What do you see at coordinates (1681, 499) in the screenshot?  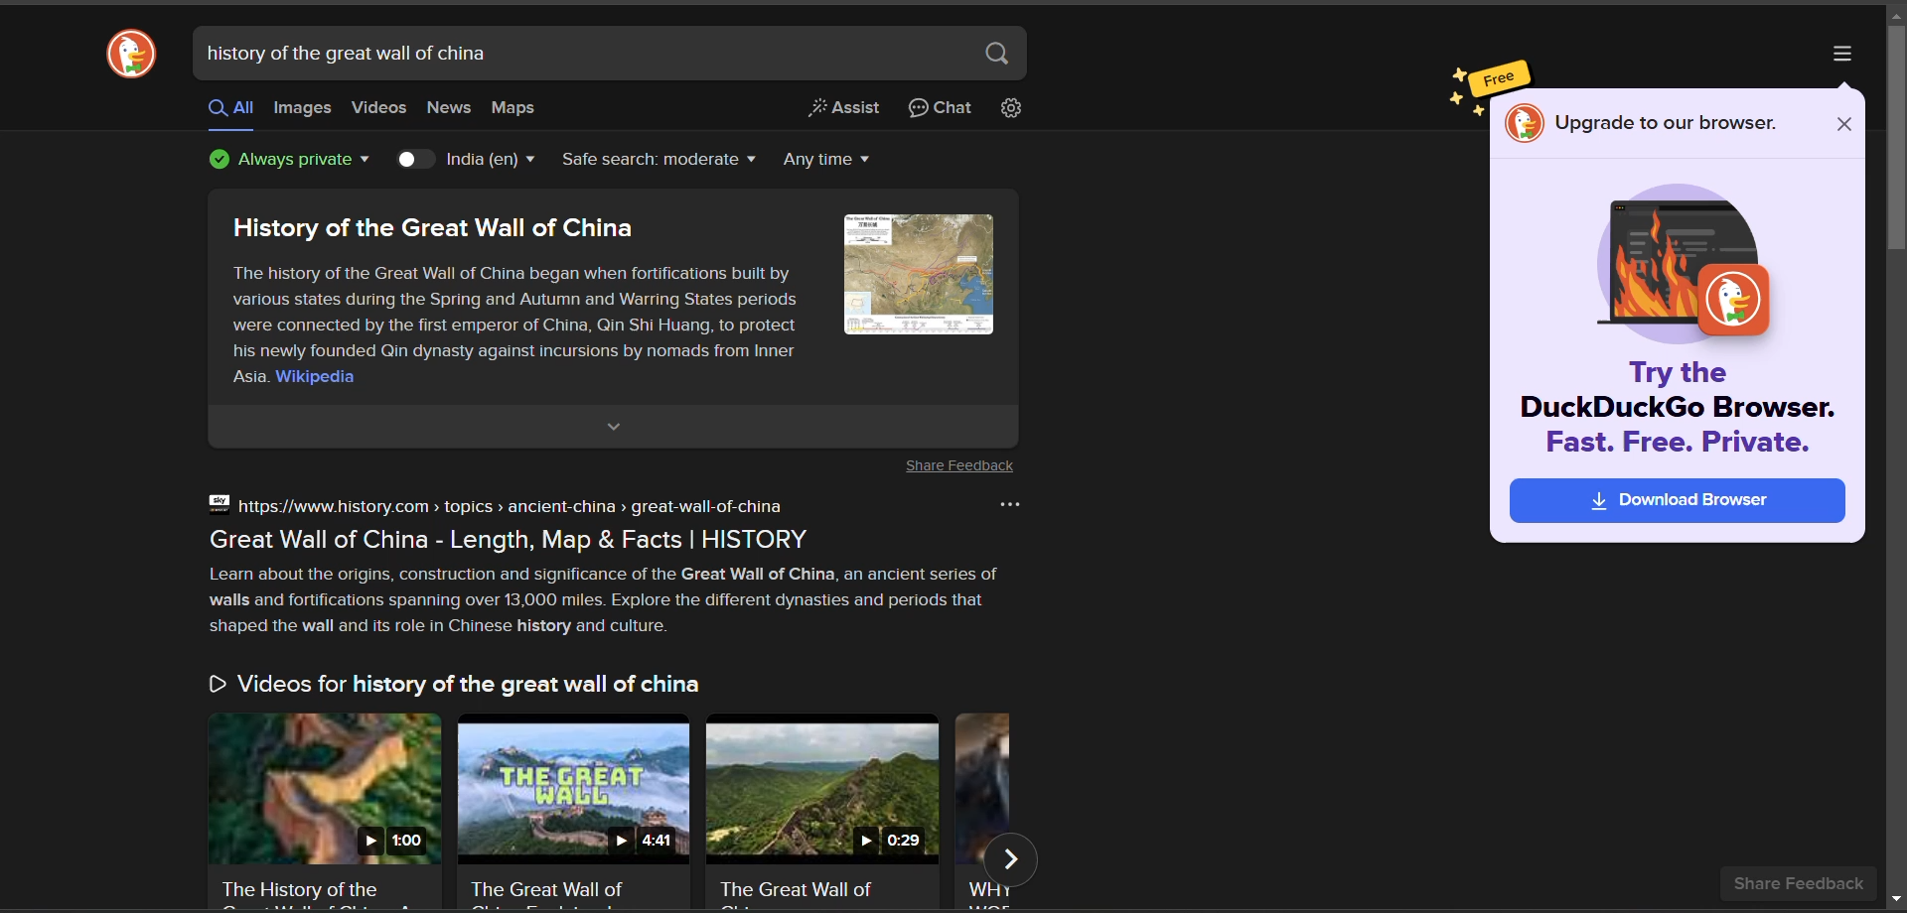 I see `download browser` at bounding box center [1681, 499].